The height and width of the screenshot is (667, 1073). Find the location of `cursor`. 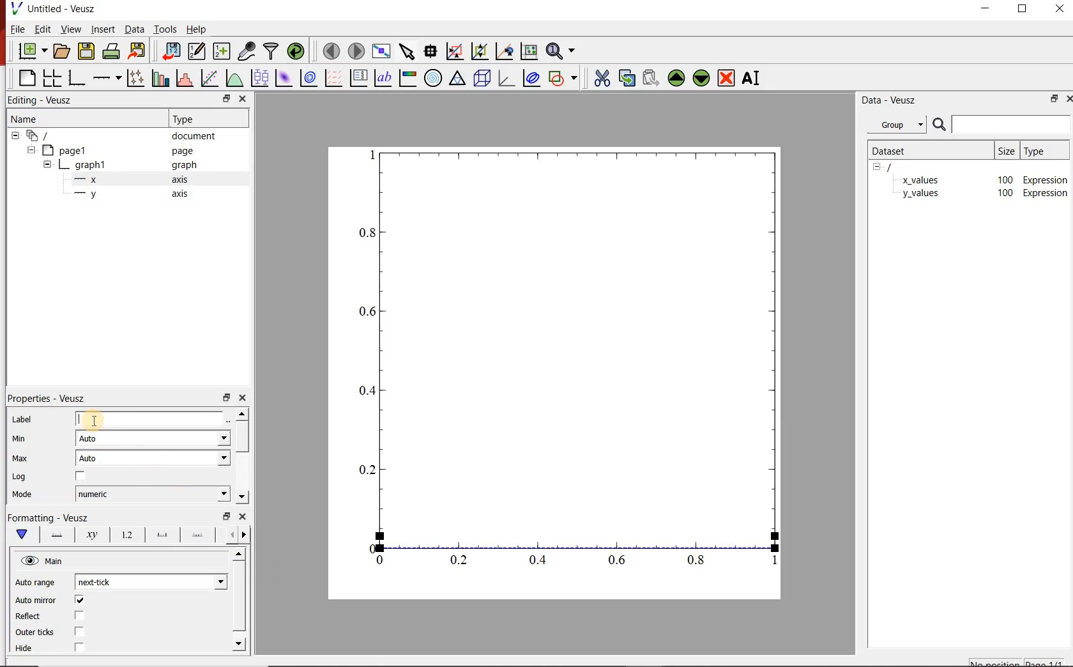

cursor is located at coordinates (96, 420).